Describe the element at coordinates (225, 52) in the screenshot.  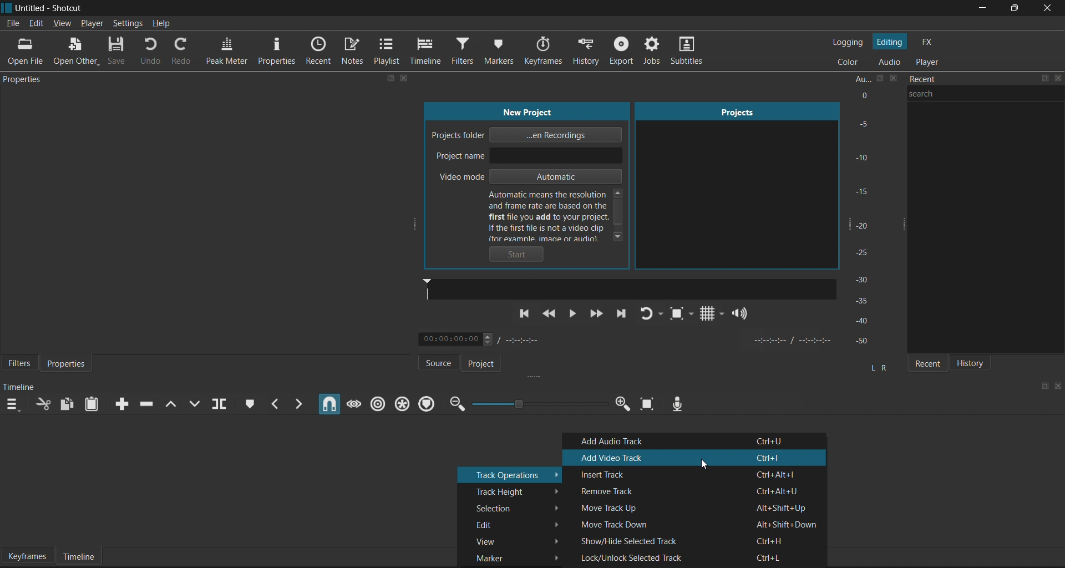
I see `Peak Meter` at that location.